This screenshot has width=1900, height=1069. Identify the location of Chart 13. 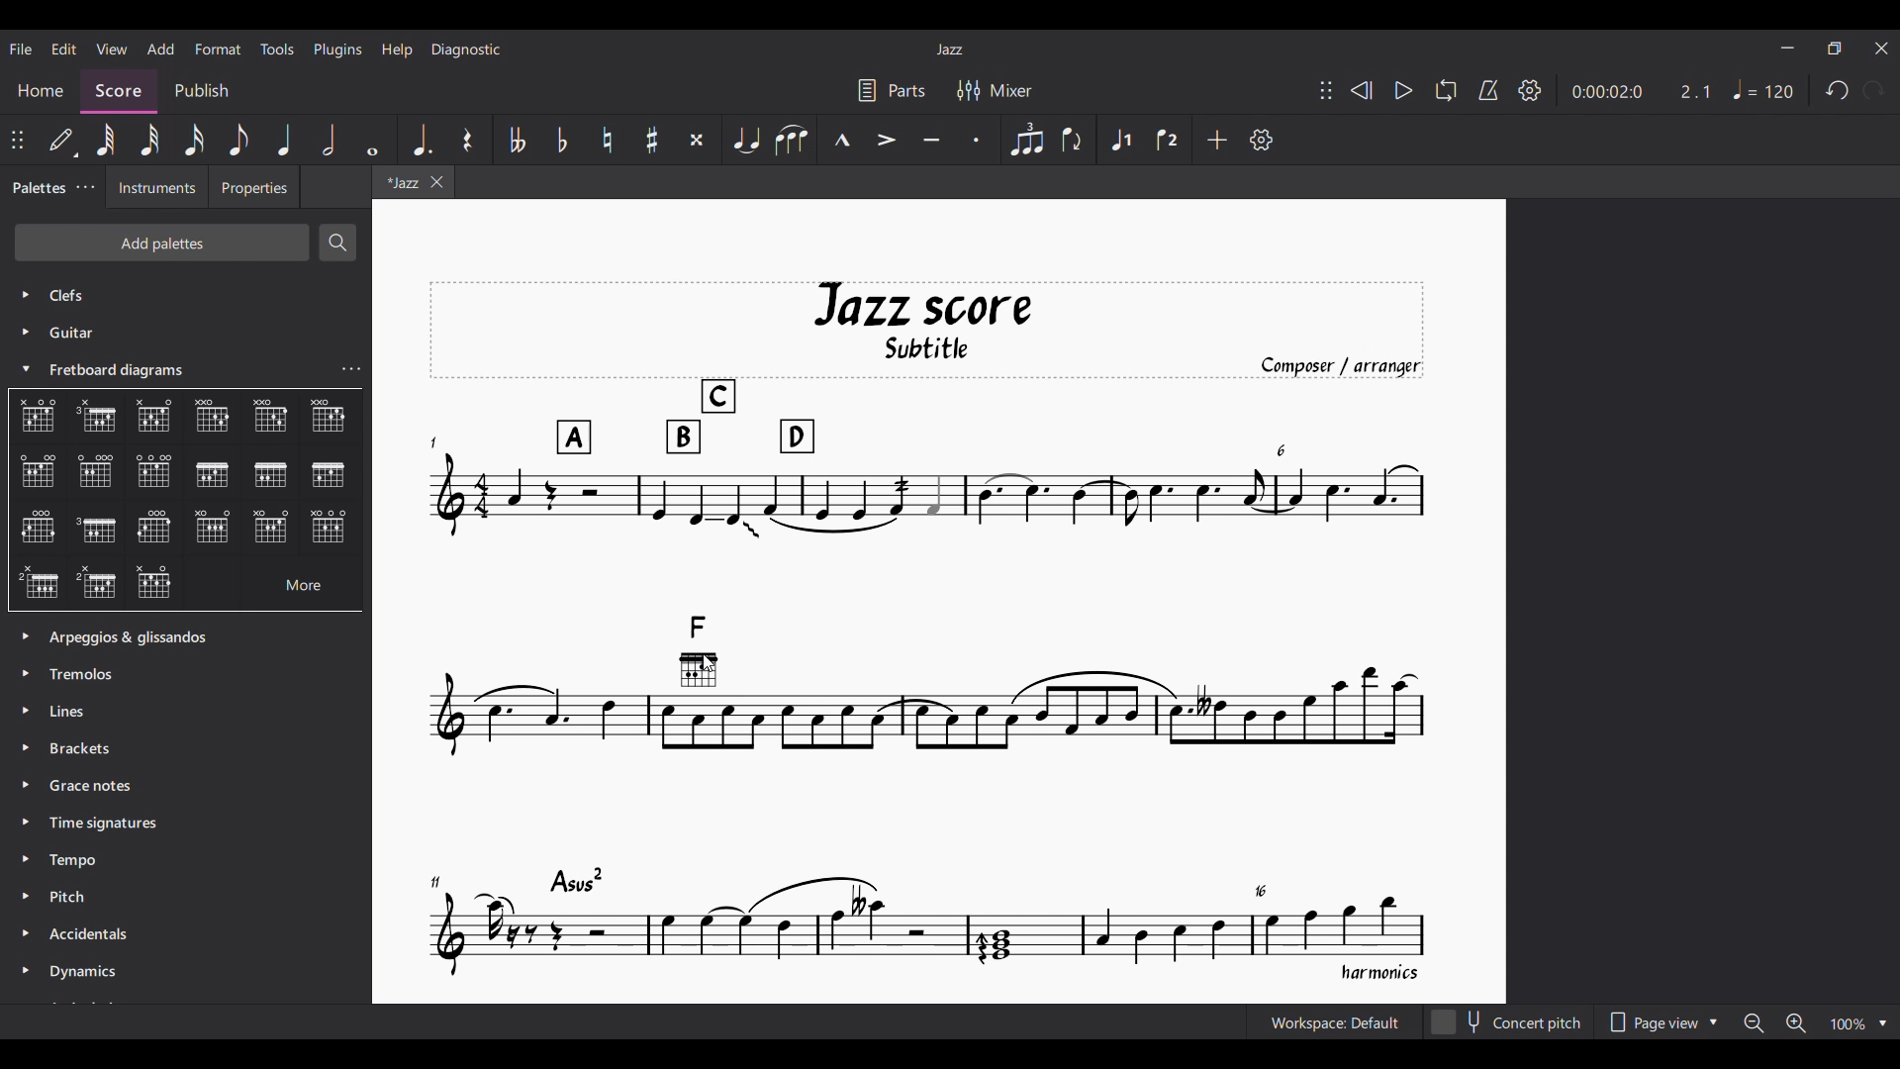
(96, 529).